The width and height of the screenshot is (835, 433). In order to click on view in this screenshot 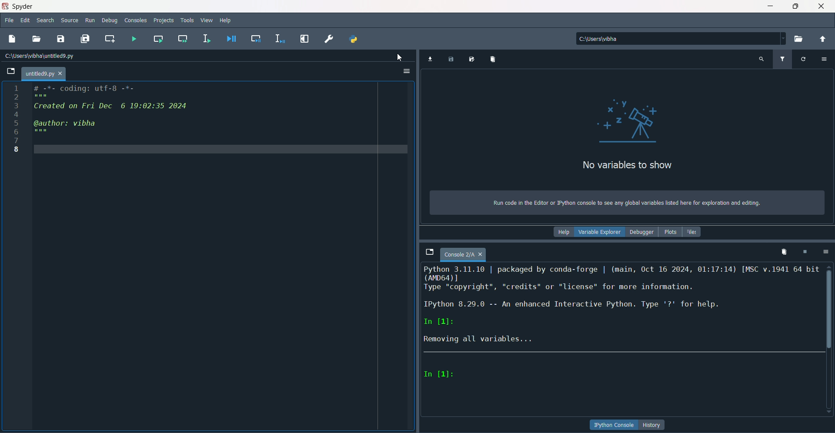, I will do `click(207, 20)`.